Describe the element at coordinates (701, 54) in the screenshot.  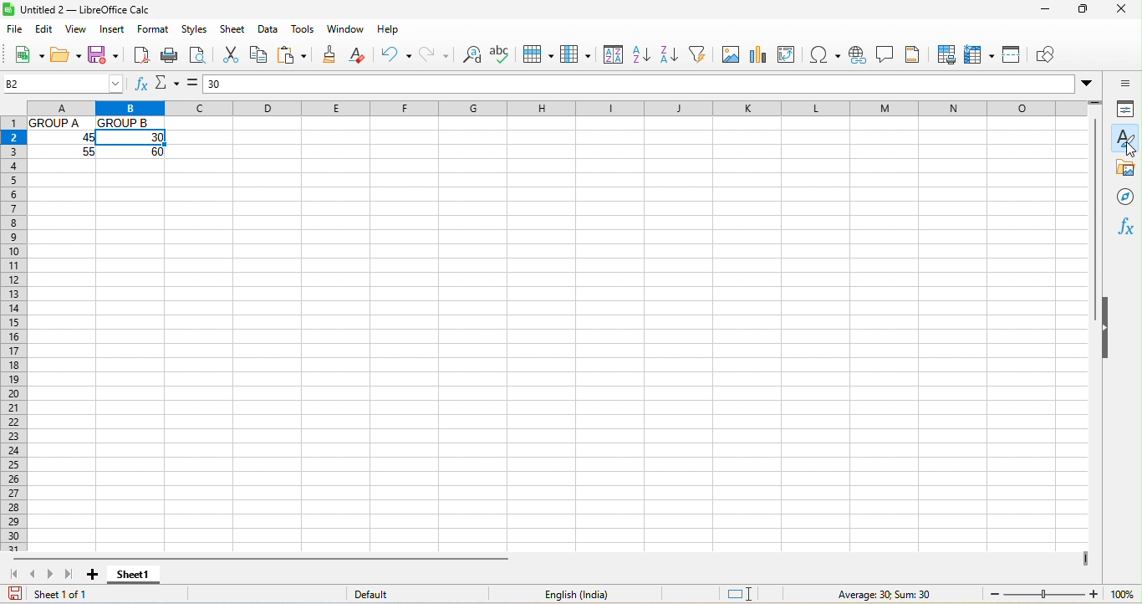
I see `auto filter` at that location.